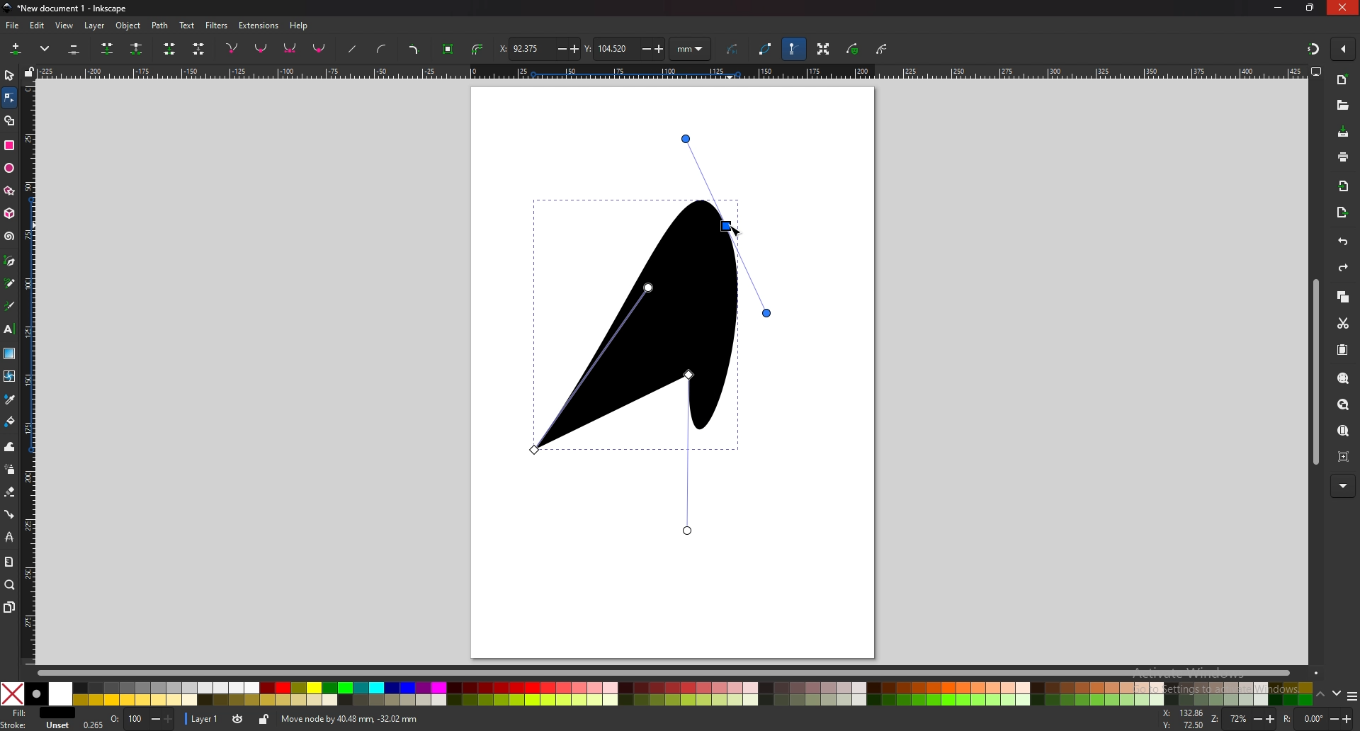  What do you see at coordinates (10, 166) in the screenshot?
I see `ellipse` at bounding box center [10, 166].